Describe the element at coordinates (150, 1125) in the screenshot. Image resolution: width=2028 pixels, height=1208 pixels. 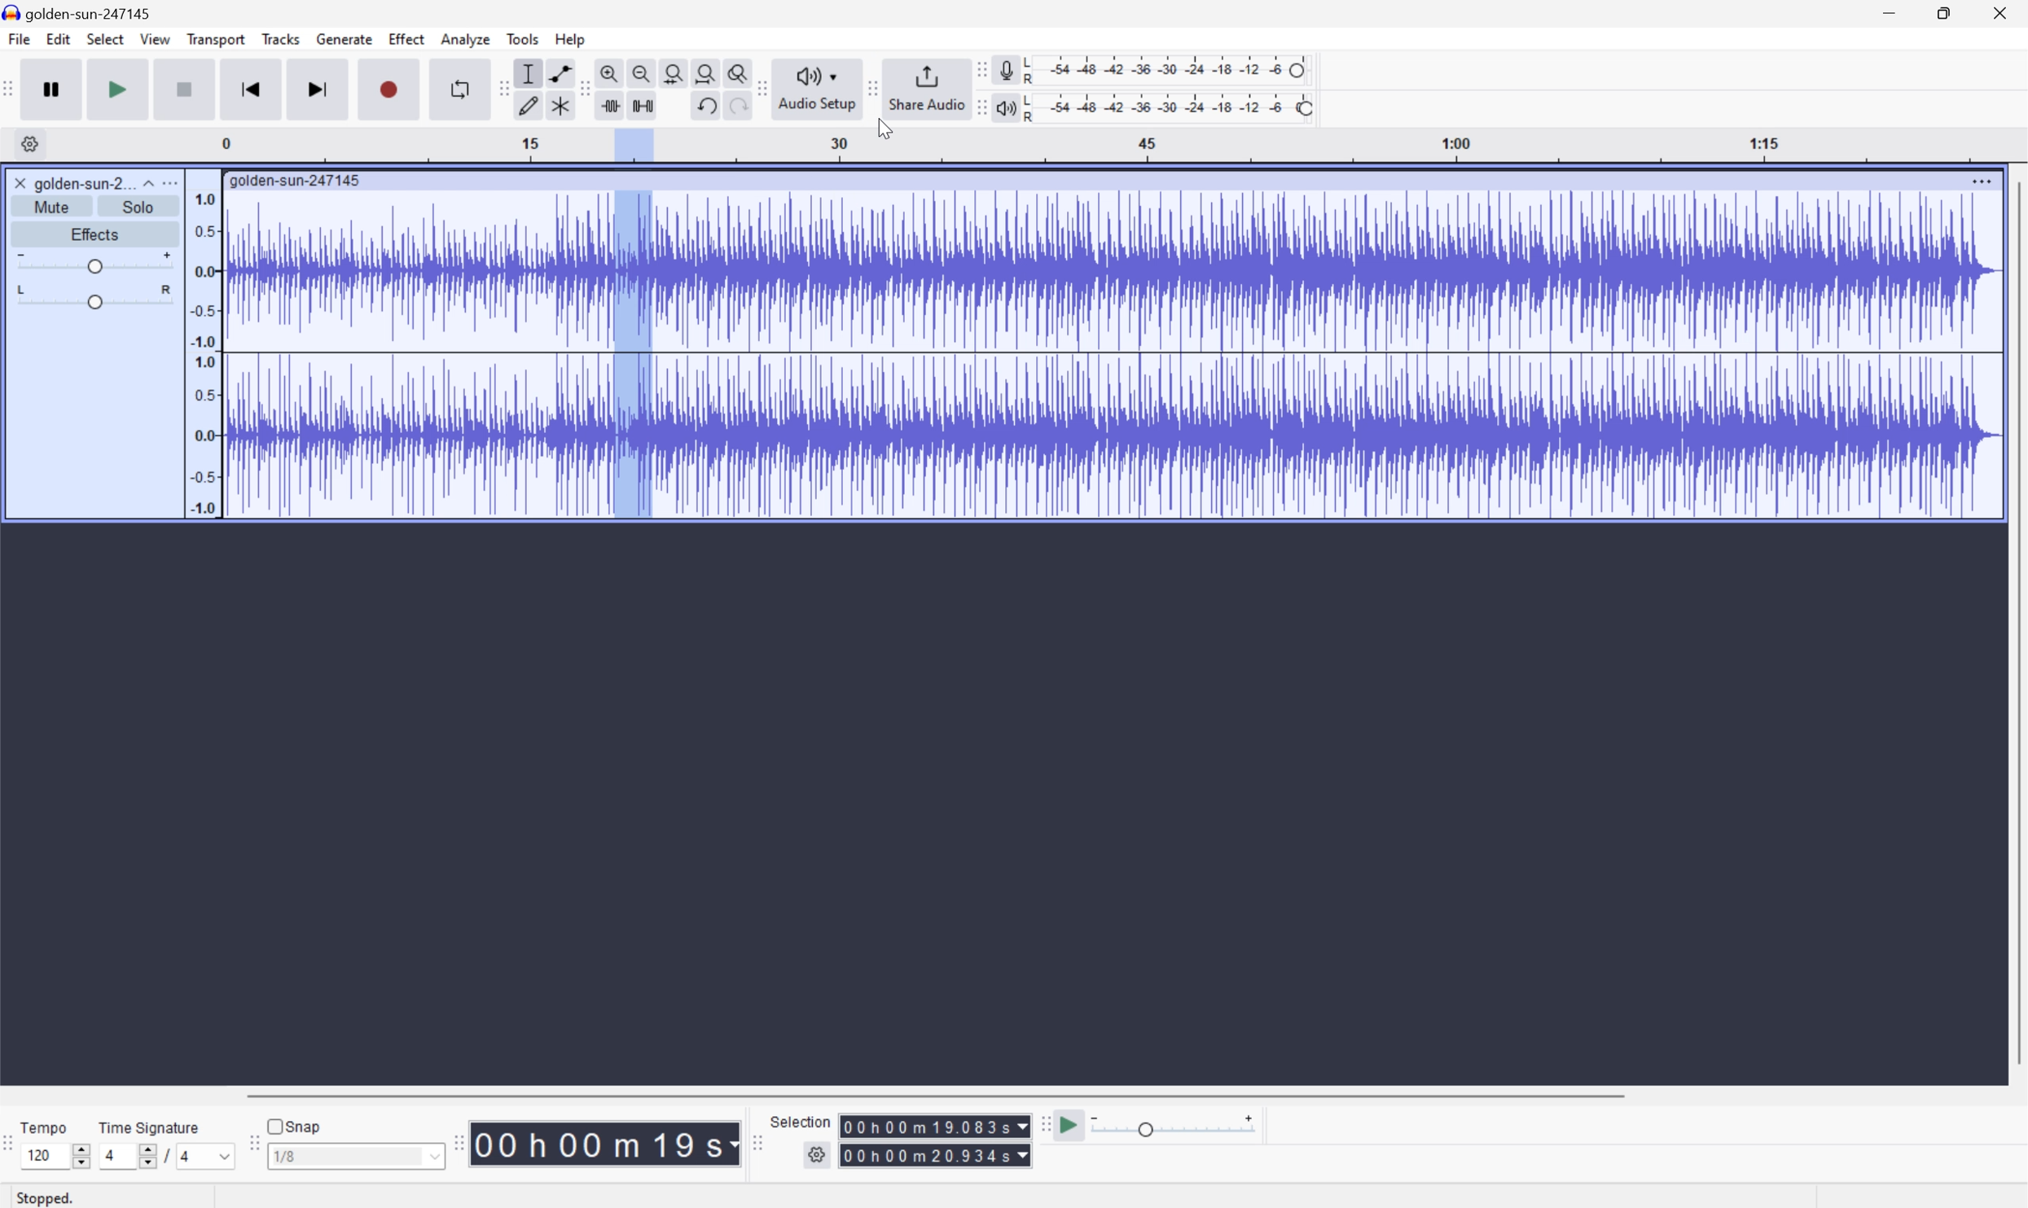
I see `Time signature` at that location.